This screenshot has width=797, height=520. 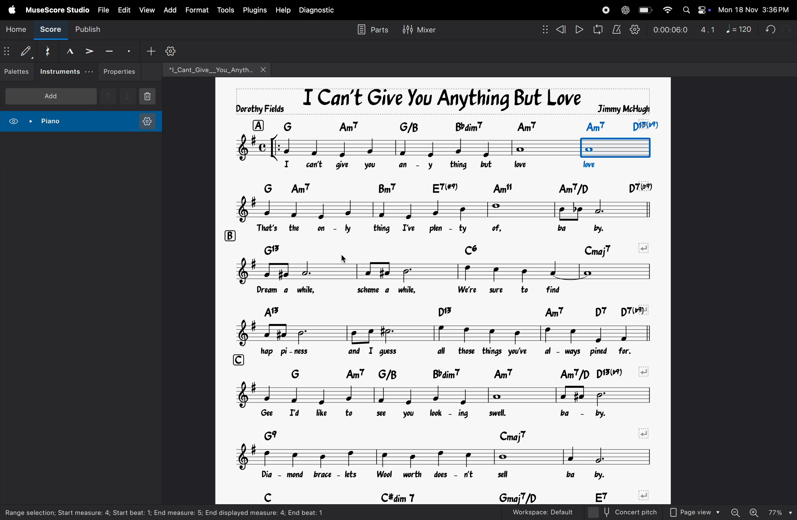 What do you see at coordinates (170, 10) in the screenshot?
I see `add` at bounding box center [170, 10].